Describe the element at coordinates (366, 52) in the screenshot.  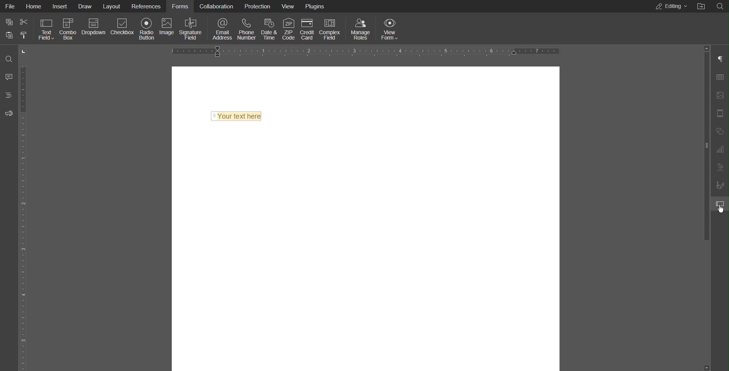
I see `Horizontal Ruler` at that location.